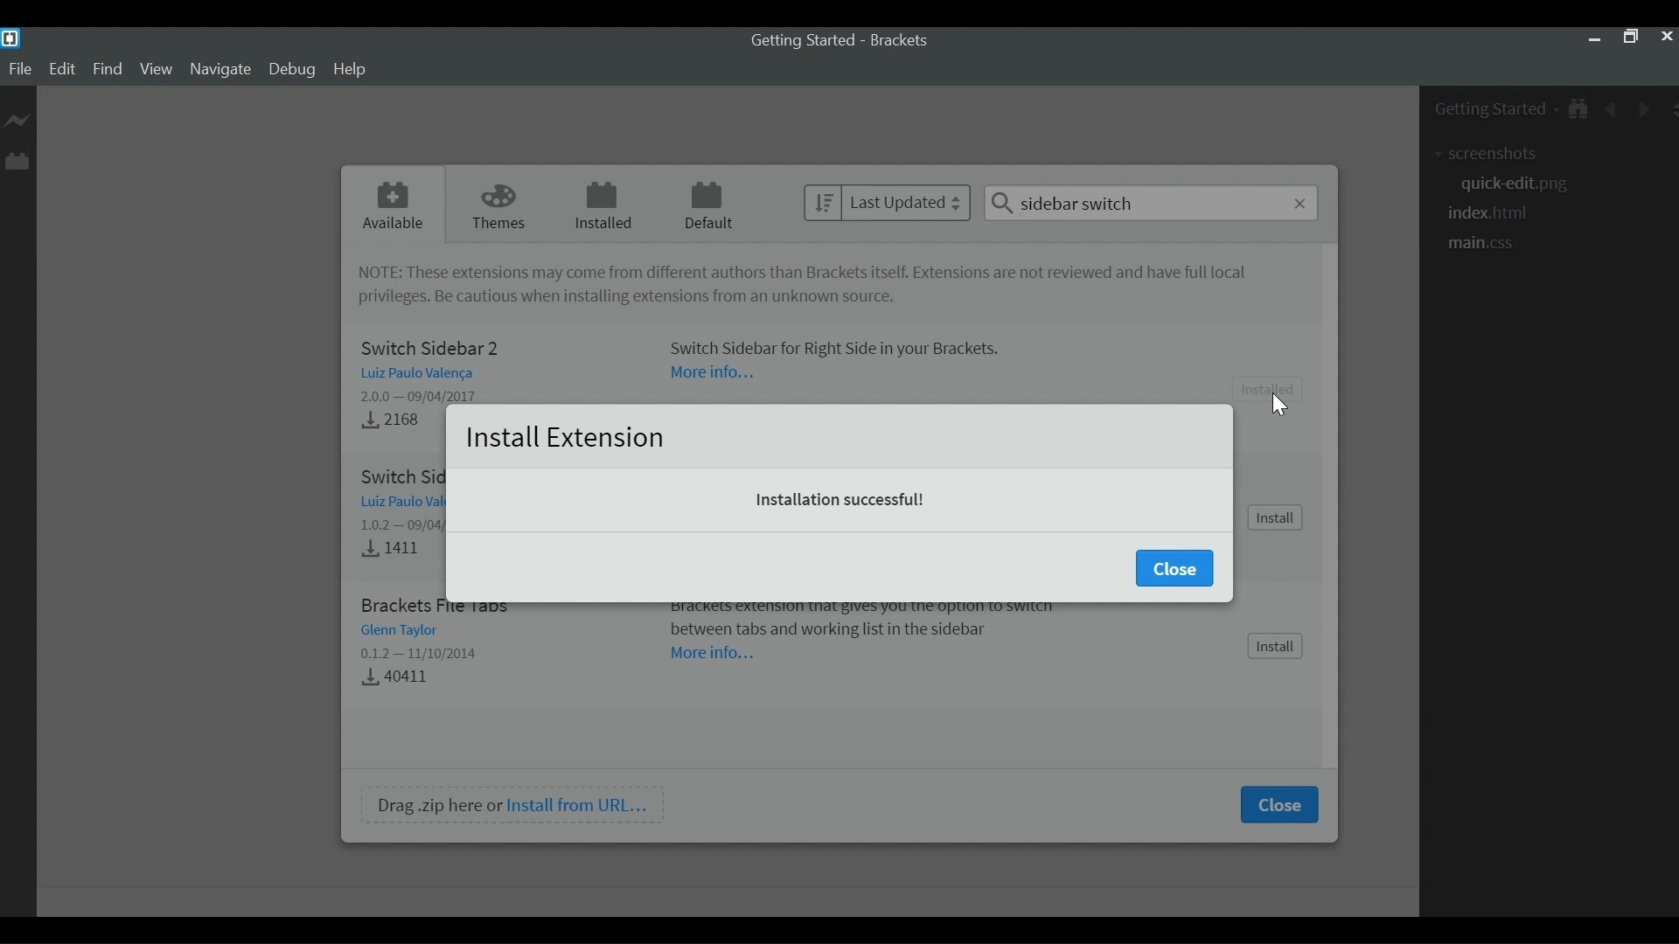  I want to click on Getting Stated, so click(1483, 108).